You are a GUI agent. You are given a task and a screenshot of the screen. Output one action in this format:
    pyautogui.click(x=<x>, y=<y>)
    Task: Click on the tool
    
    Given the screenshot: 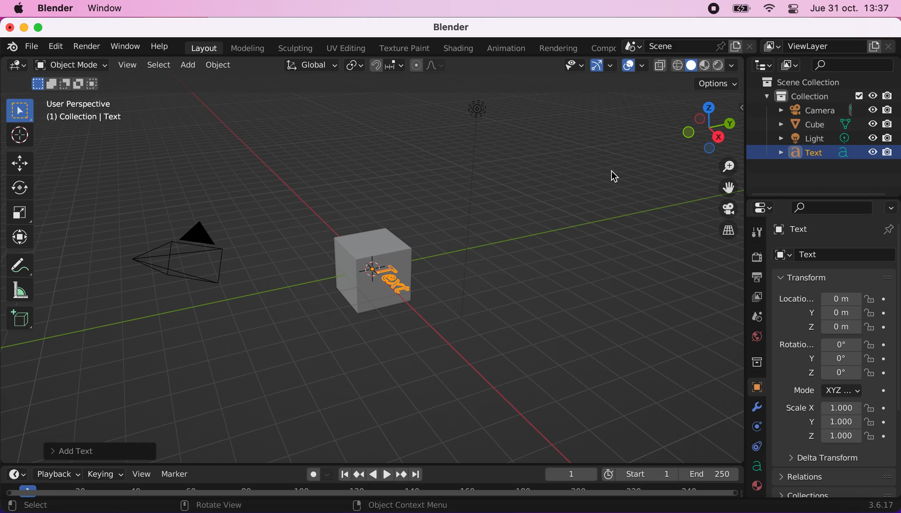 What is the action you would take?
    pyautogui.click(x=757, y=230)
    